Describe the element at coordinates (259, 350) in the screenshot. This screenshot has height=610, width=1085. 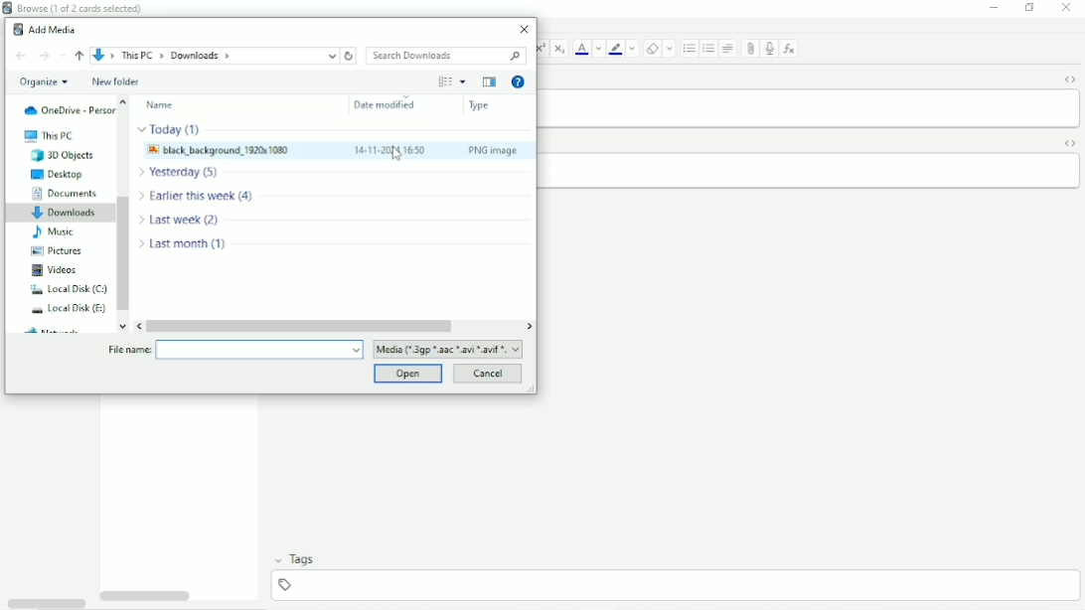
I see `File name` at that location.